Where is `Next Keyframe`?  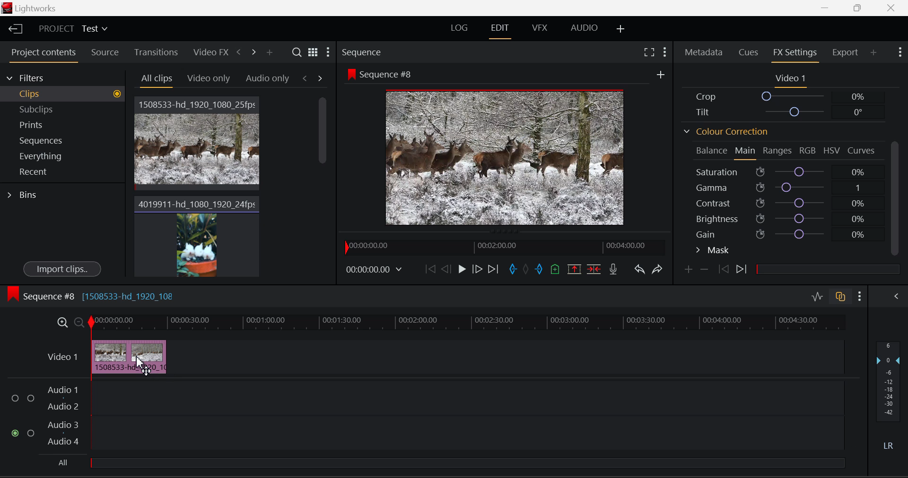
Next Keyframe is located at coordinates (742, 269).